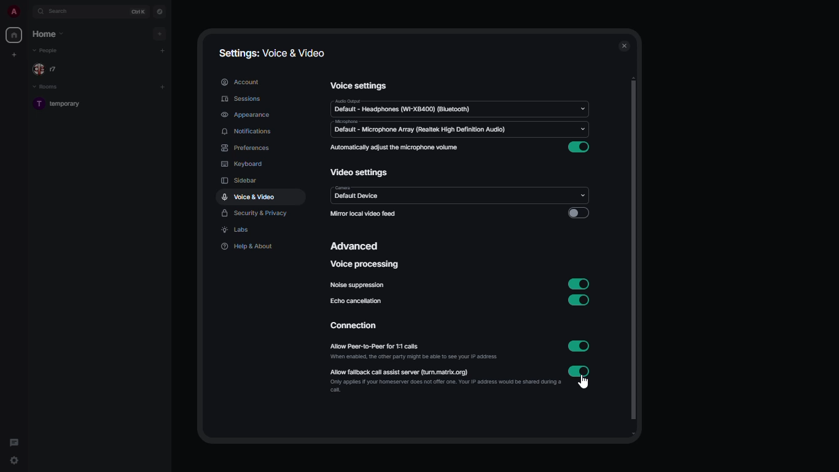 Image resolution: width=839 pixels, height=472 pixels. Describe the element at coordinates (13, 441) in the screenshot. I see `threads` at that location.